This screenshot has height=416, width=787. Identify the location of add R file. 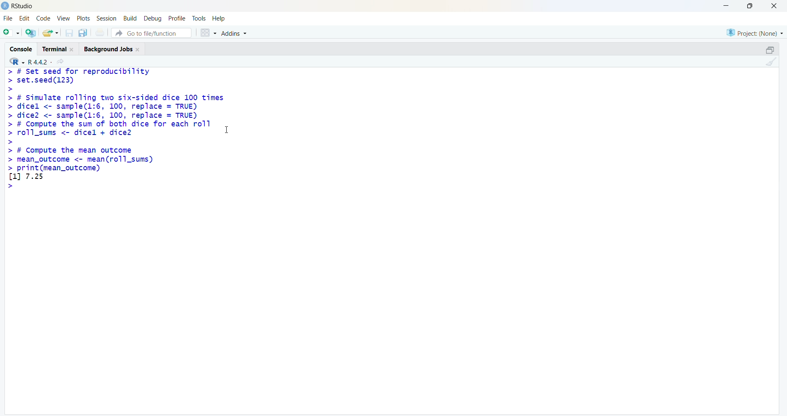
(31, 33).